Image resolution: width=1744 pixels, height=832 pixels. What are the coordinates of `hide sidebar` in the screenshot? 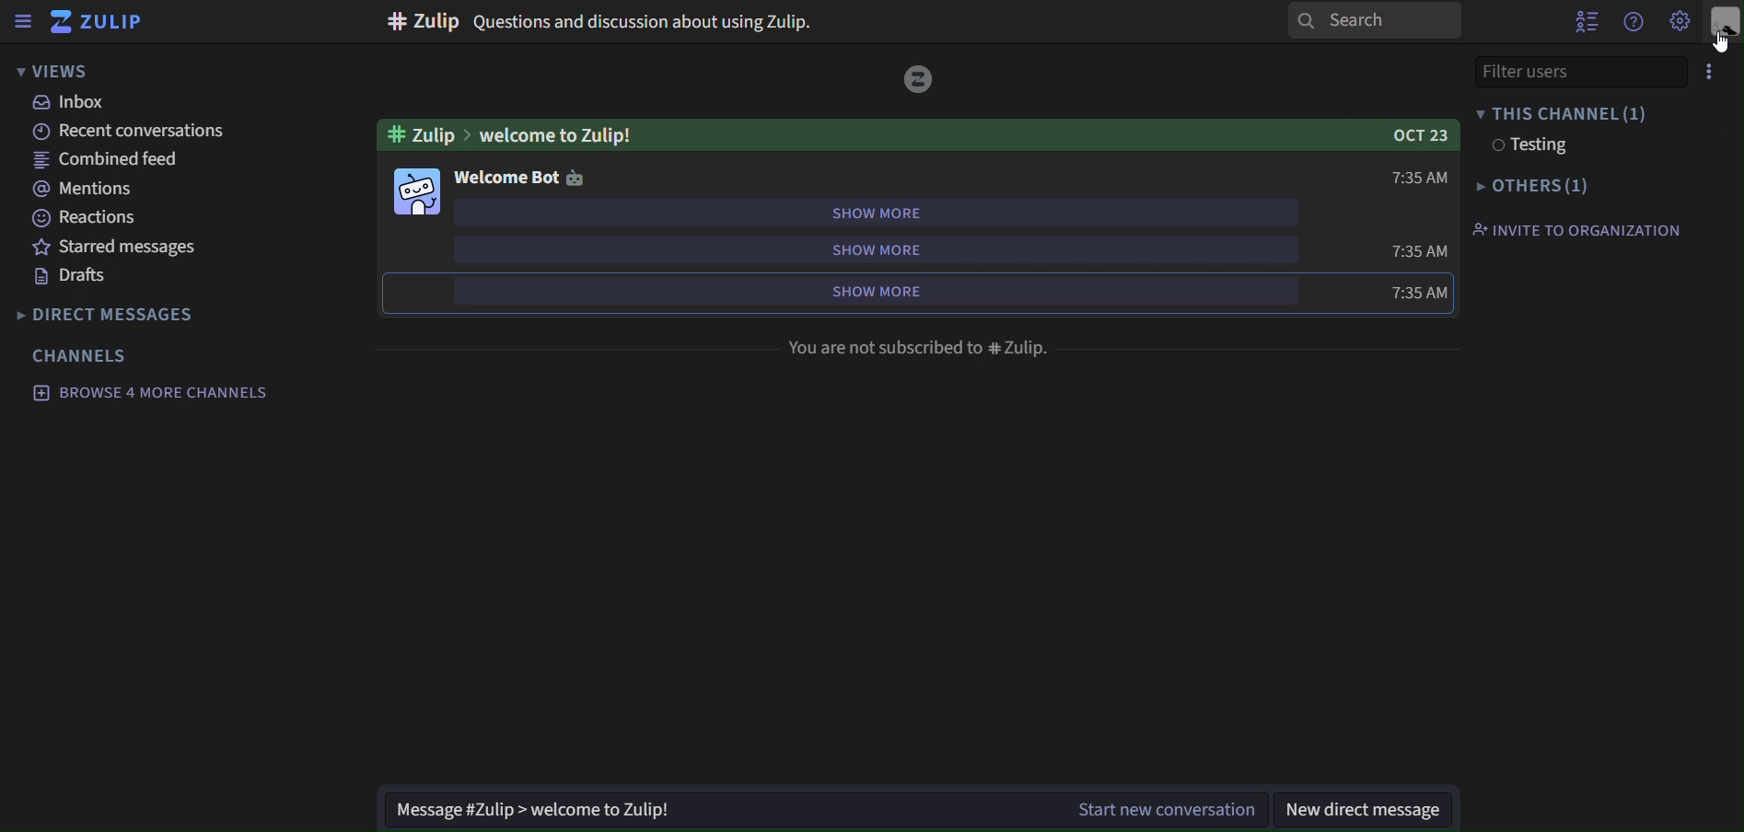 It's located at (26, 21).